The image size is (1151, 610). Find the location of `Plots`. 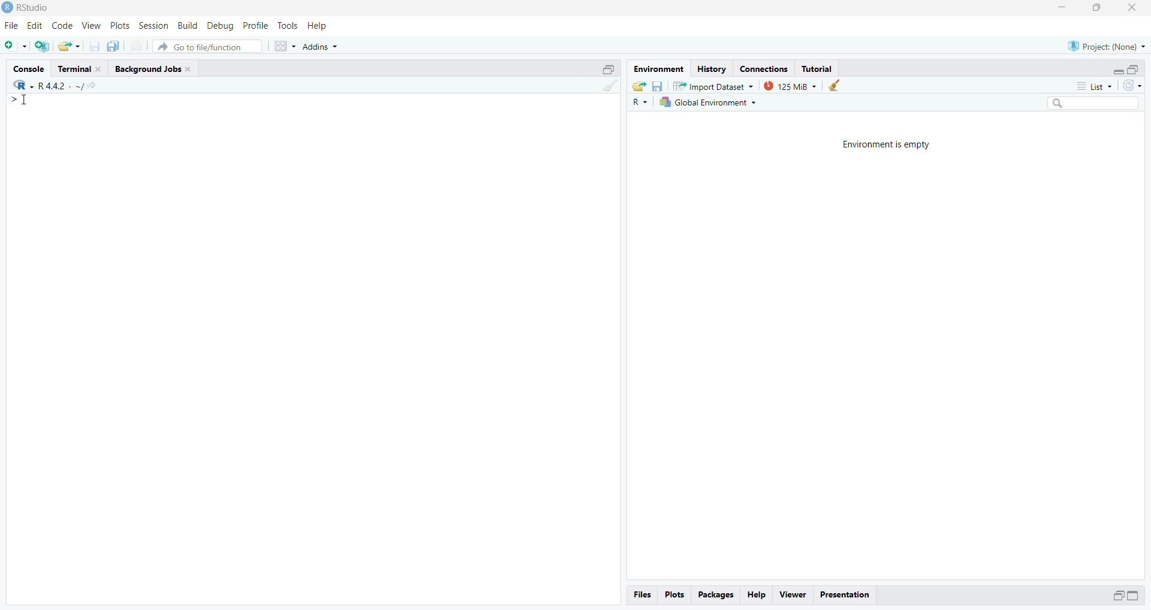

Plots is located at coordinates (673, 594).